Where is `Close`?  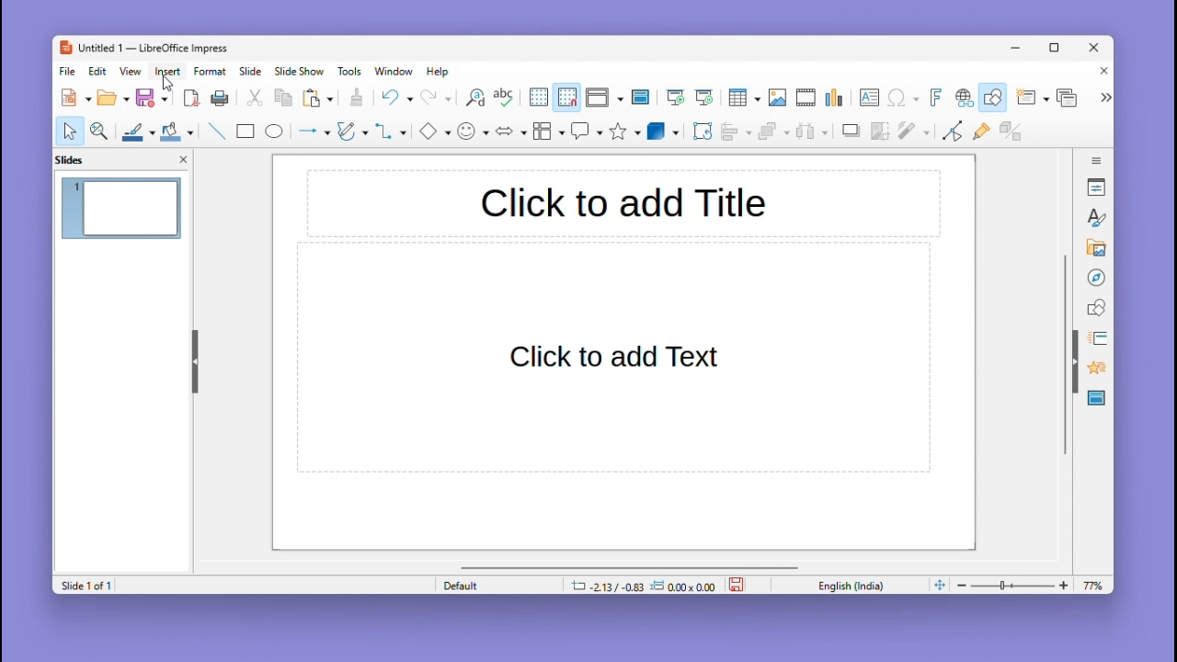
Close is located at coordinates (1100, 73).